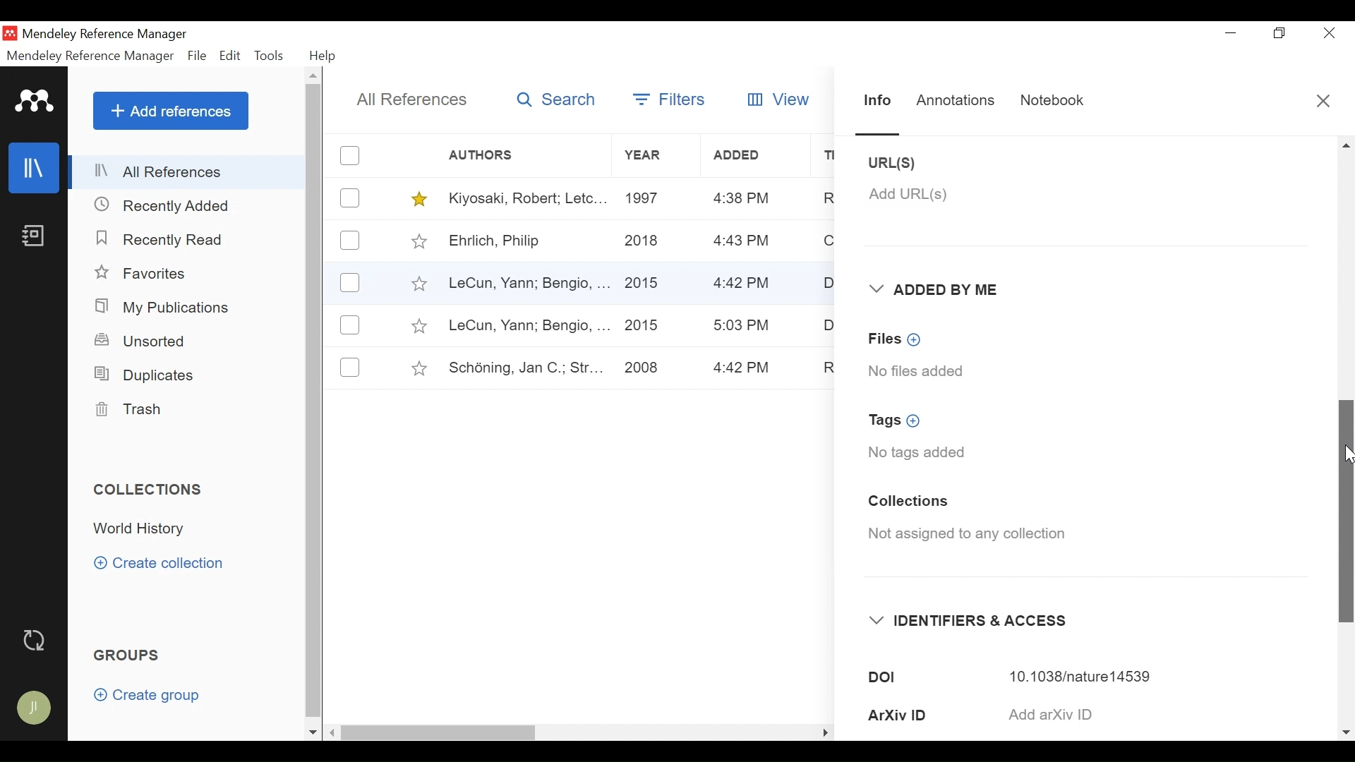 The height and width of the screenshot is (762, 1355). I want to click on Ehrlich, Philip, so click(526, 242).